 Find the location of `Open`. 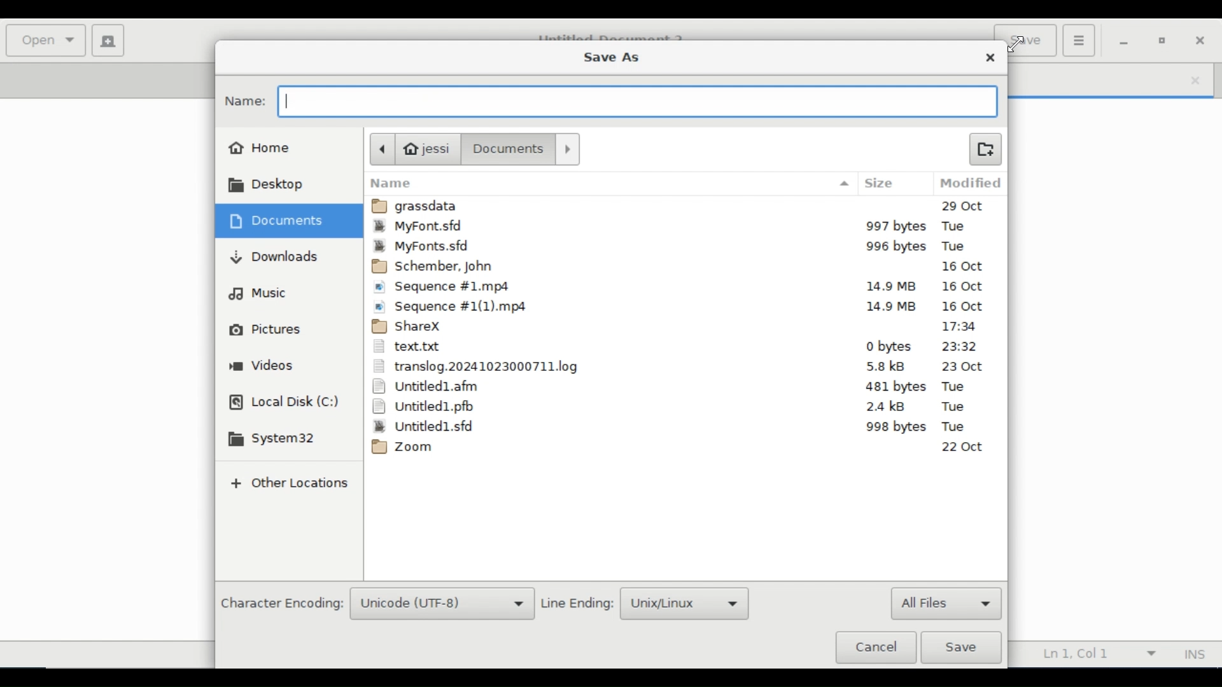

Open is located at coordinates (46, 41).